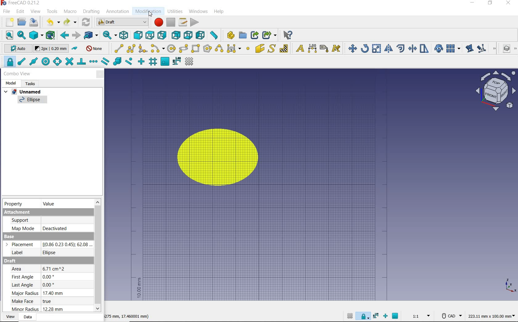 This screenshot has height=322, width=518. What do you see at coordinates (69, 62) in the screenshot?
I see `snap intersection` at bounding box center [69, 62].